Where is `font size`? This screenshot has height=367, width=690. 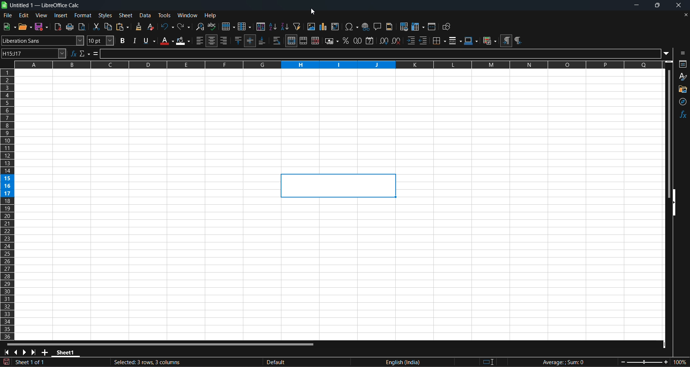 font size is located at coordinates (100, 41).